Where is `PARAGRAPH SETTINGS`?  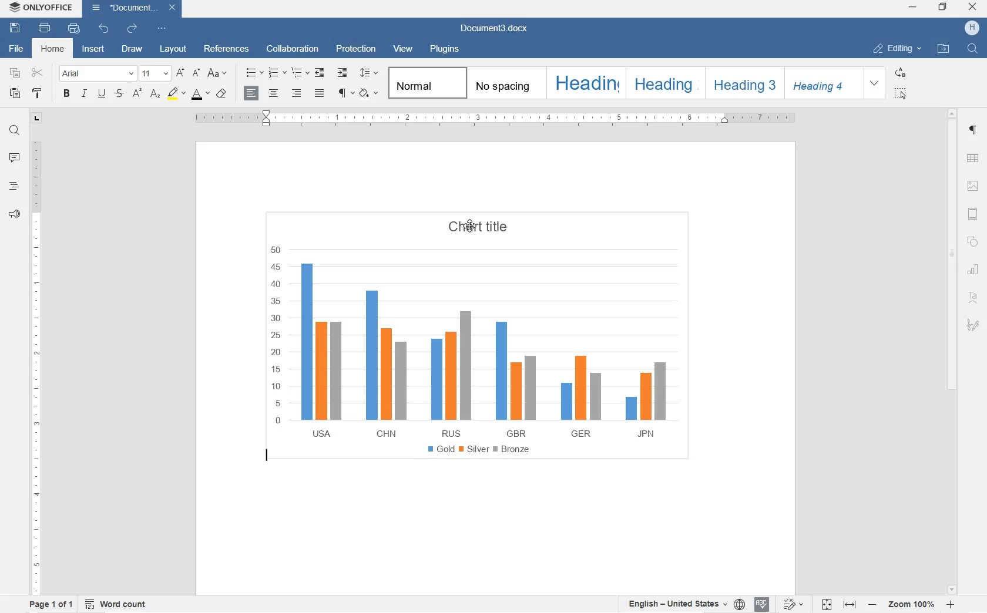 PARAGRAPH SETTINGS is located at coordinates (973, 130).